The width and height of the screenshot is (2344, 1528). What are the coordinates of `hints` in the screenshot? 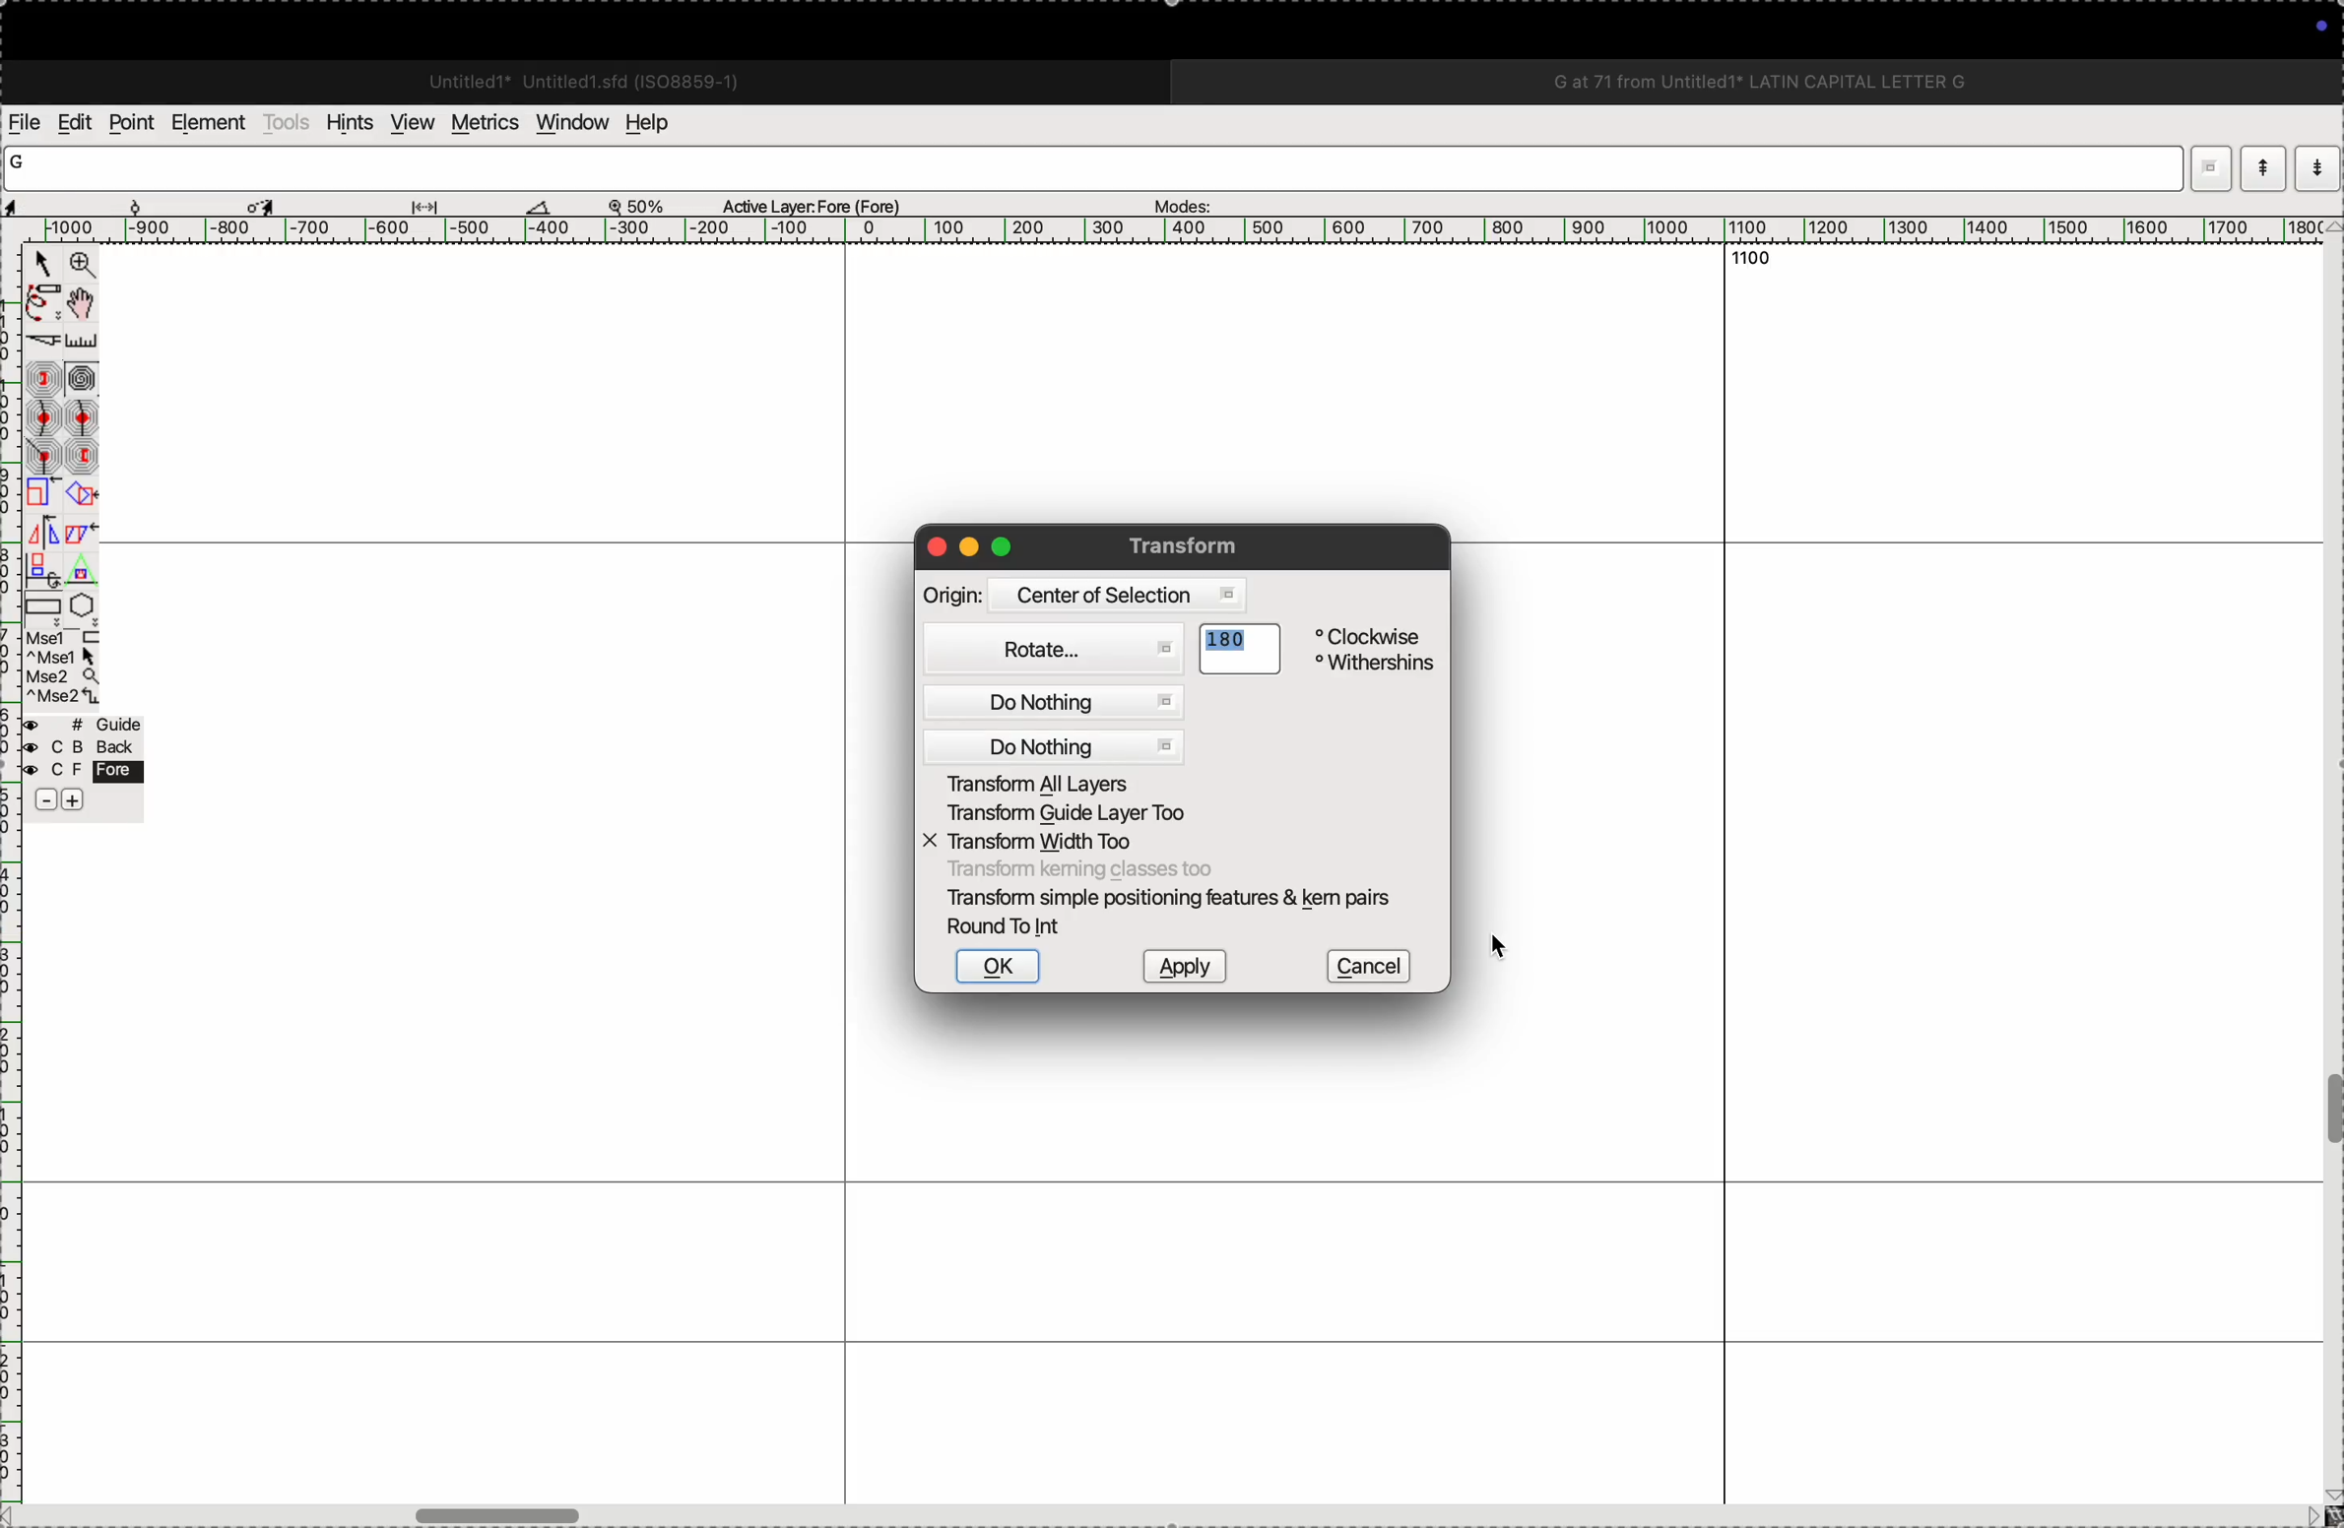 It's located at (350, 125).